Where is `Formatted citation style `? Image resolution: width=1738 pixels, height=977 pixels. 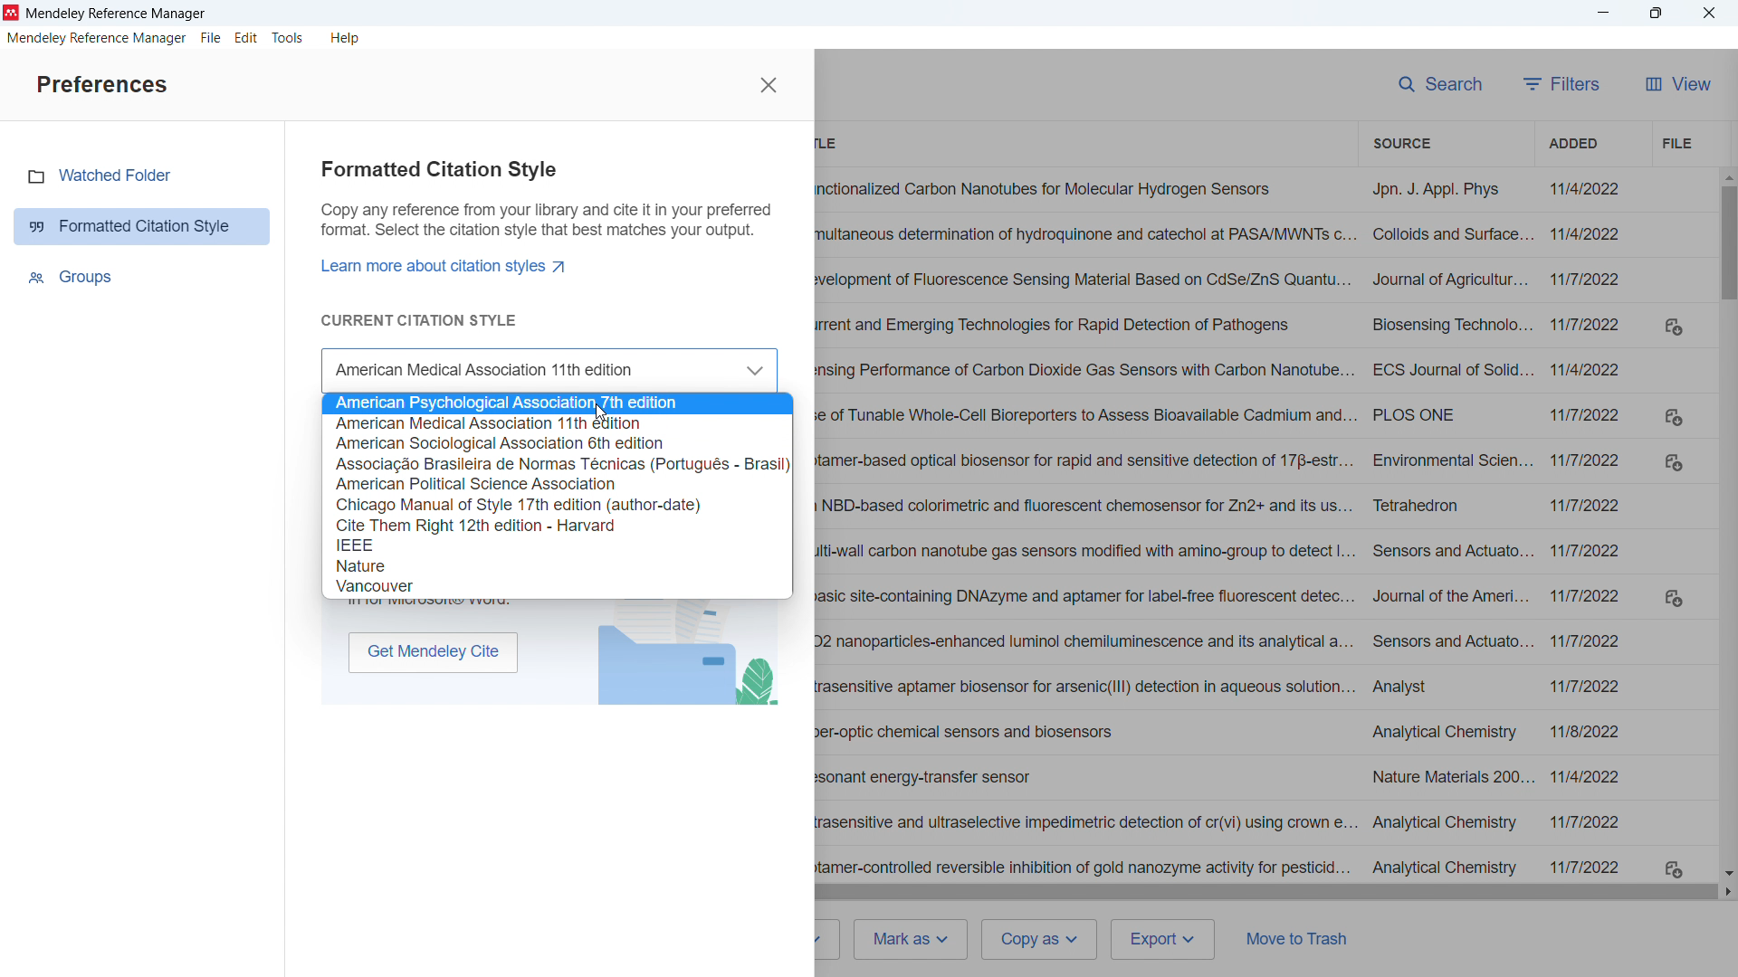
Formatted citation style  is located at coordinates (144, 227).